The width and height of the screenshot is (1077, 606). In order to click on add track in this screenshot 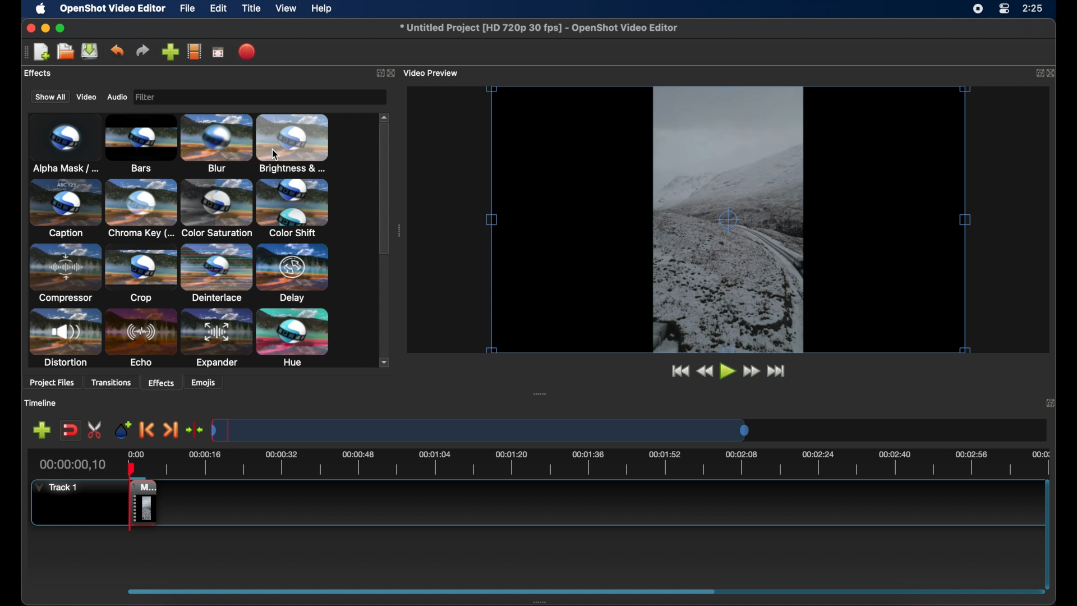, I will do `click(42, 430)`.